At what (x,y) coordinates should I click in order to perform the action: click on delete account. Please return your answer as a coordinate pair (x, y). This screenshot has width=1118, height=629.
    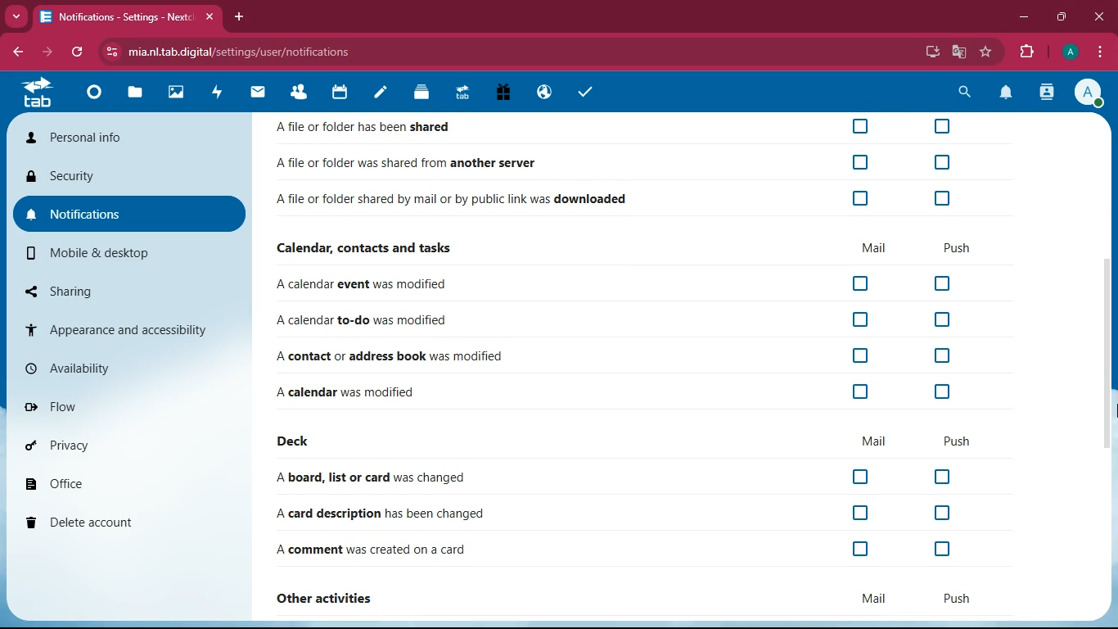
    Looking at the image, I should click on (125, 524).